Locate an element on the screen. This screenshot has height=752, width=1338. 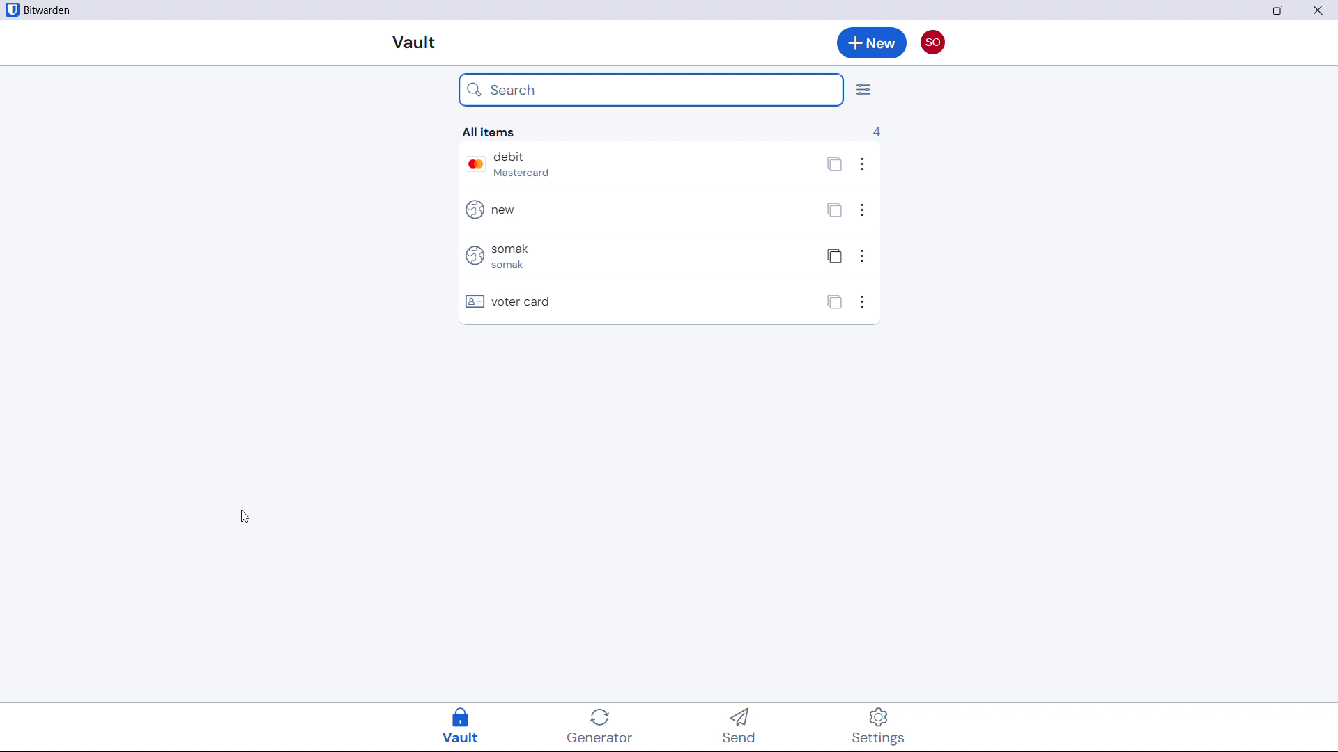
Settings  is located at coordinates (872, 725).